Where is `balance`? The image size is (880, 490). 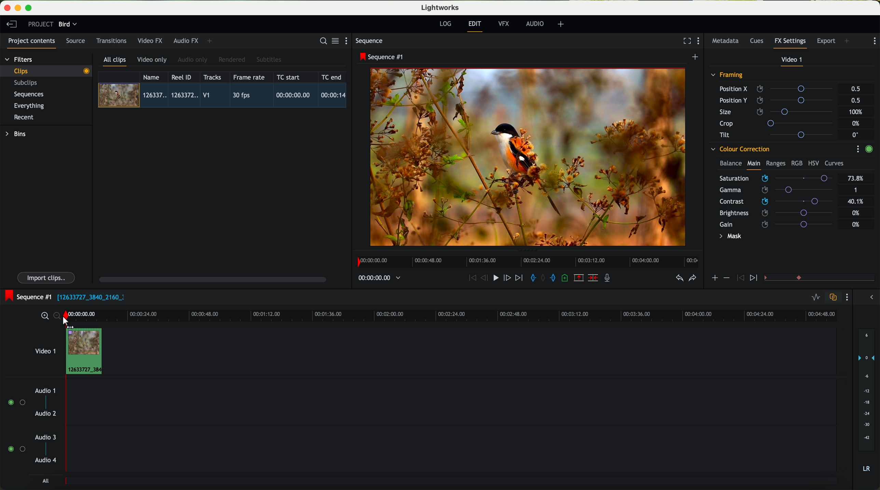 balance is located at coordinates (731, 164).